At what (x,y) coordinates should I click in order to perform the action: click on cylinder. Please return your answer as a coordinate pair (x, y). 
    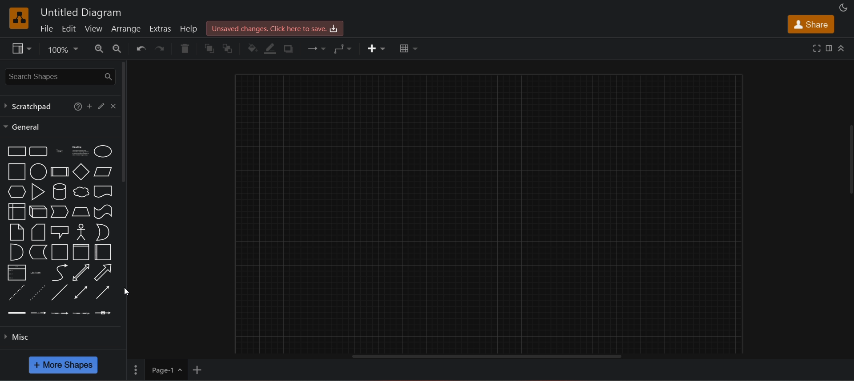
    Looking at the image, I should click on (60, 191).